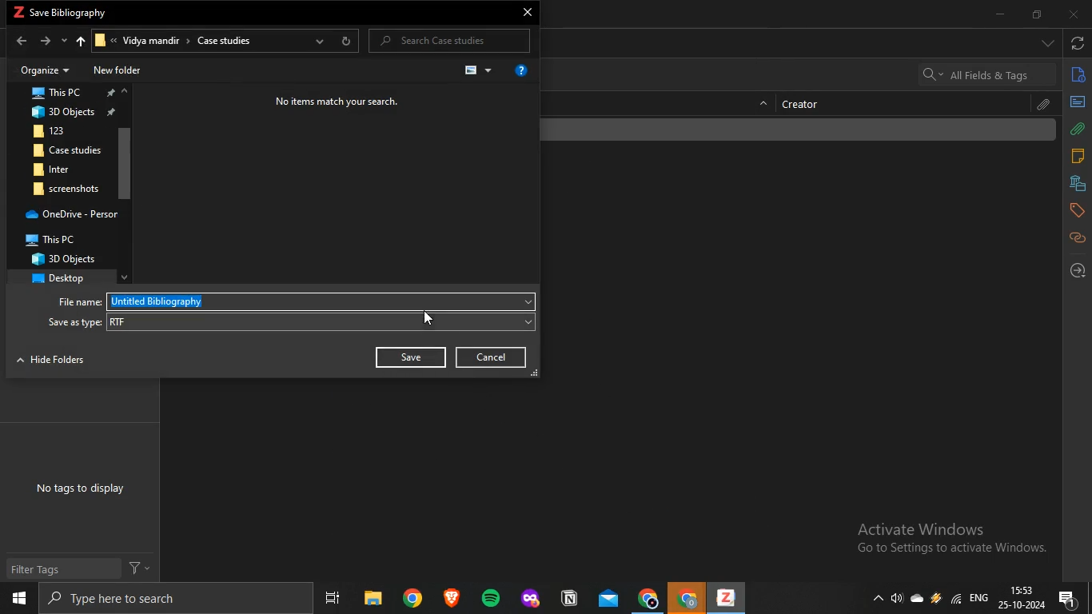 The image size is (1092, 614). What do you see at coordinates (936, 597) in the screenshot?
I see `drive` at bounding box center [936, 597].